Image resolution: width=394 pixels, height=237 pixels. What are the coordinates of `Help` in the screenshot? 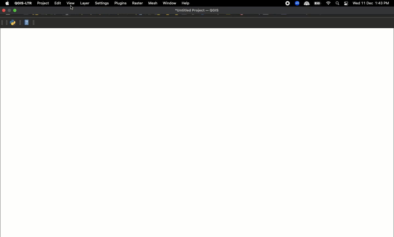 It's located at (26, 22).